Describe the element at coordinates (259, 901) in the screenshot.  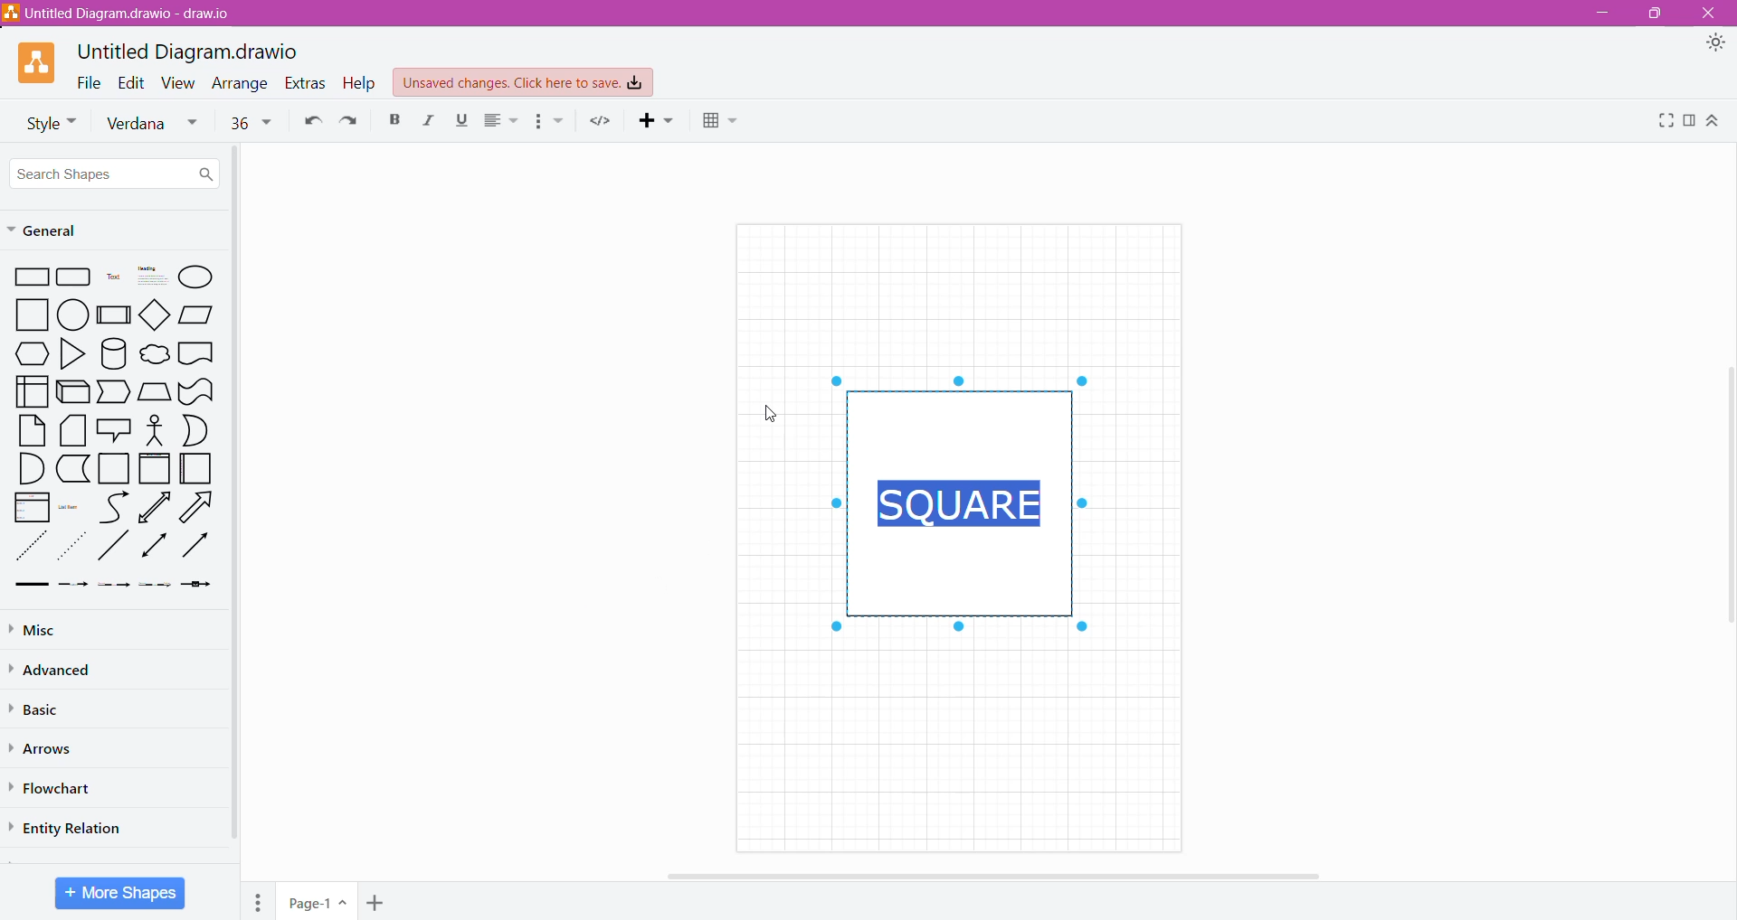
I see `Pages` at that location.